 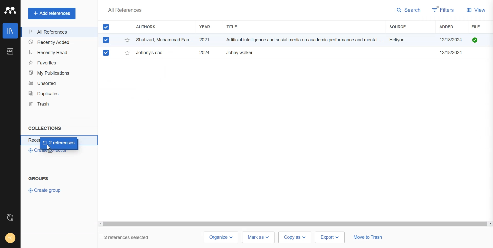 I want to click on Add references, so click(x=52, y=13).